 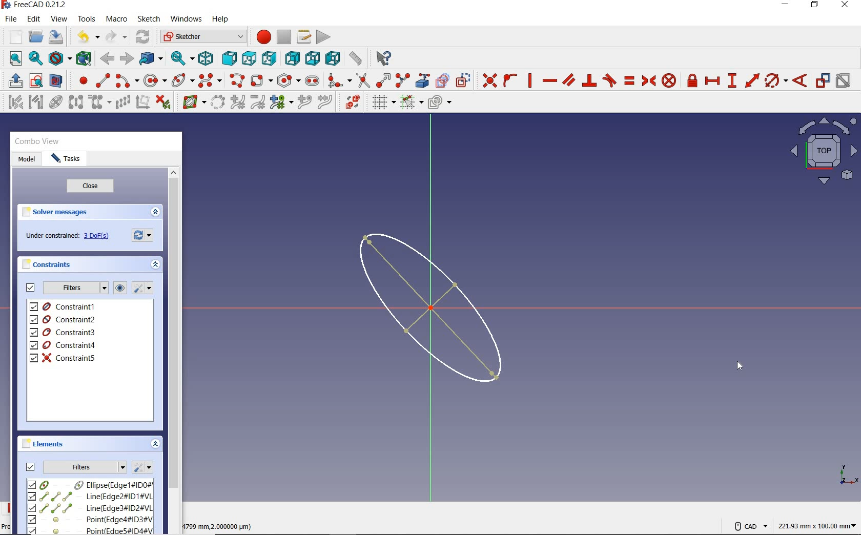 I want to click on back, so click(x=107, y=59).